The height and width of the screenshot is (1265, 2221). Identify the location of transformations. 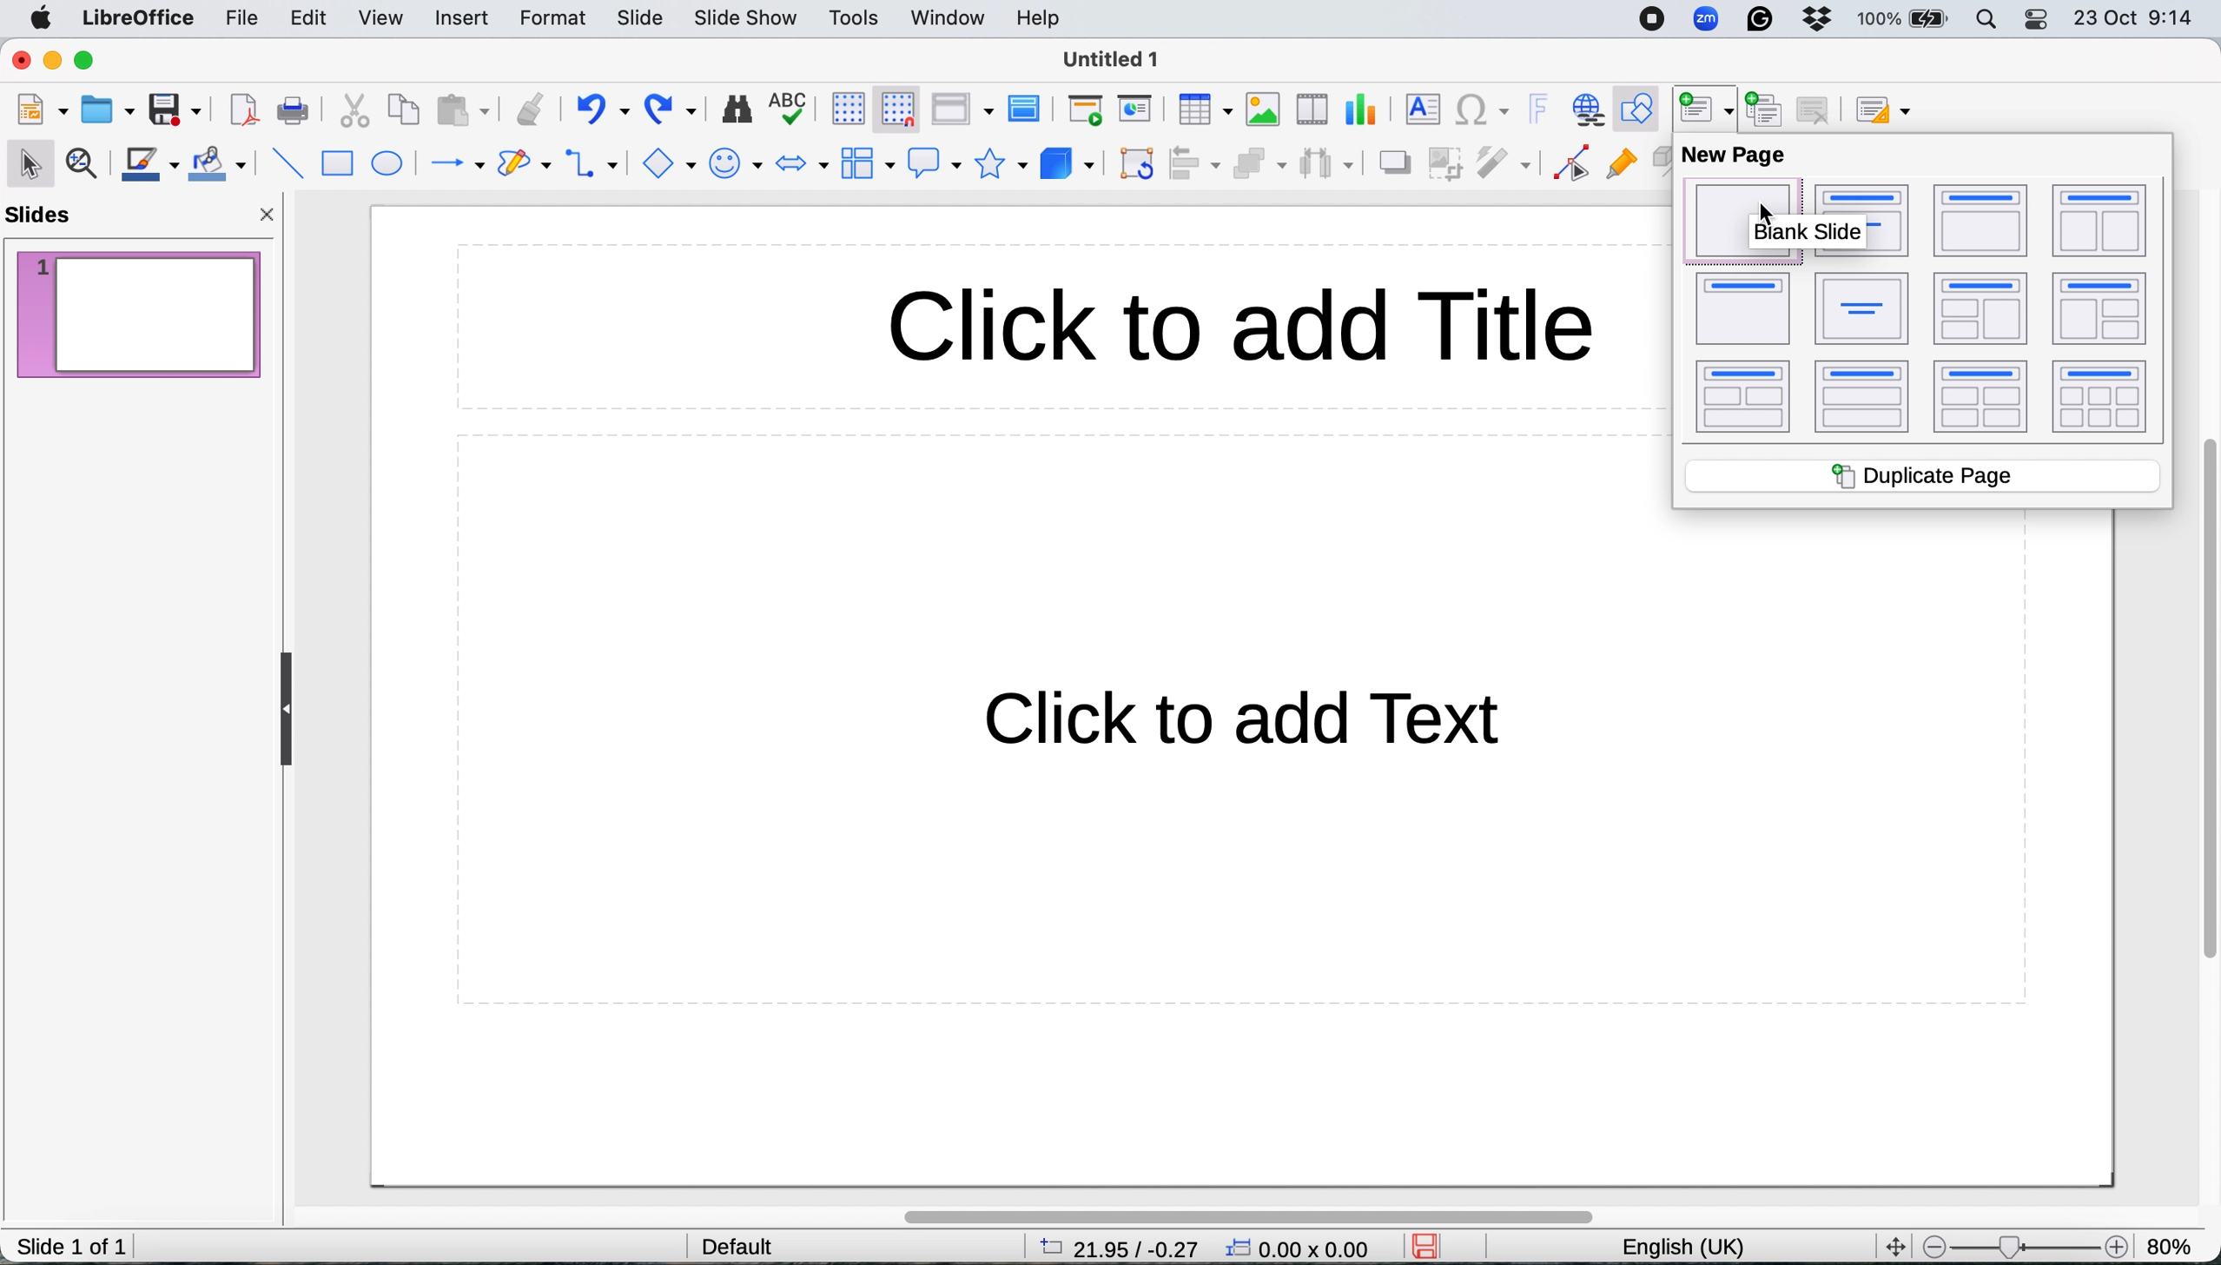
(1137, 164).